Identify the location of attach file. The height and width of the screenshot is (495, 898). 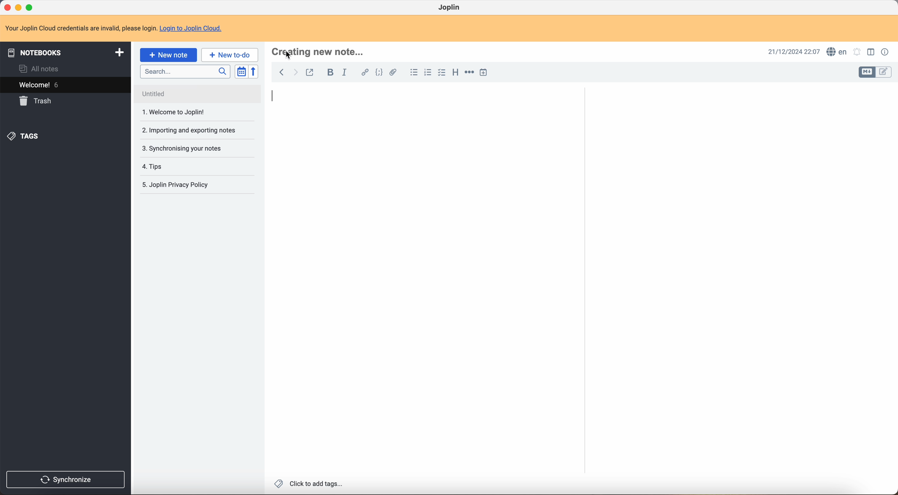
(396, 72).